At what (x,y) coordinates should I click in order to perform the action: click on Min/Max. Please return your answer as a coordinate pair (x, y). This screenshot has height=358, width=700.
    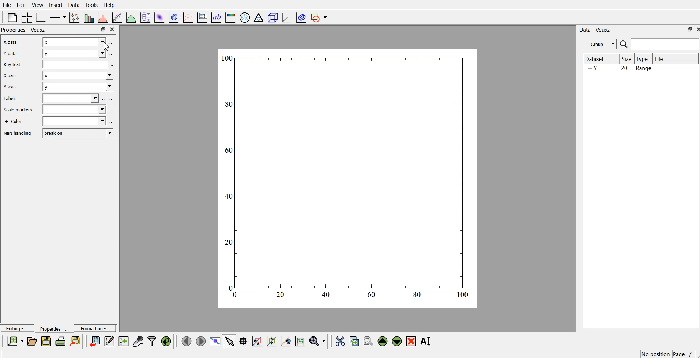
    Looking at the image, I should click on (686, 29).